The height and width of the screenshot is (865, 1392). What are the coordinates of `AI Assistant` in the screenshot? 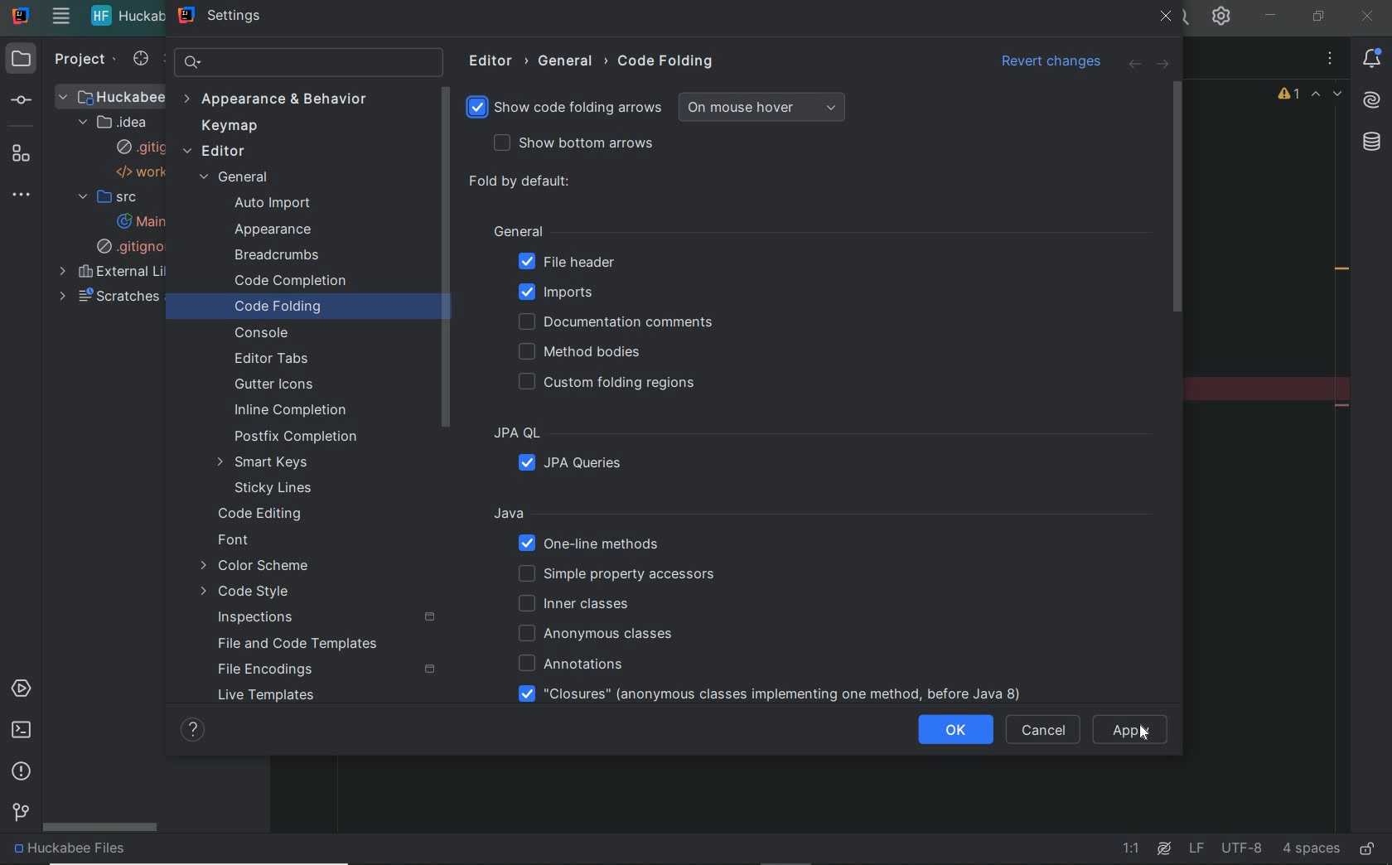 It's located at (1164, 848).